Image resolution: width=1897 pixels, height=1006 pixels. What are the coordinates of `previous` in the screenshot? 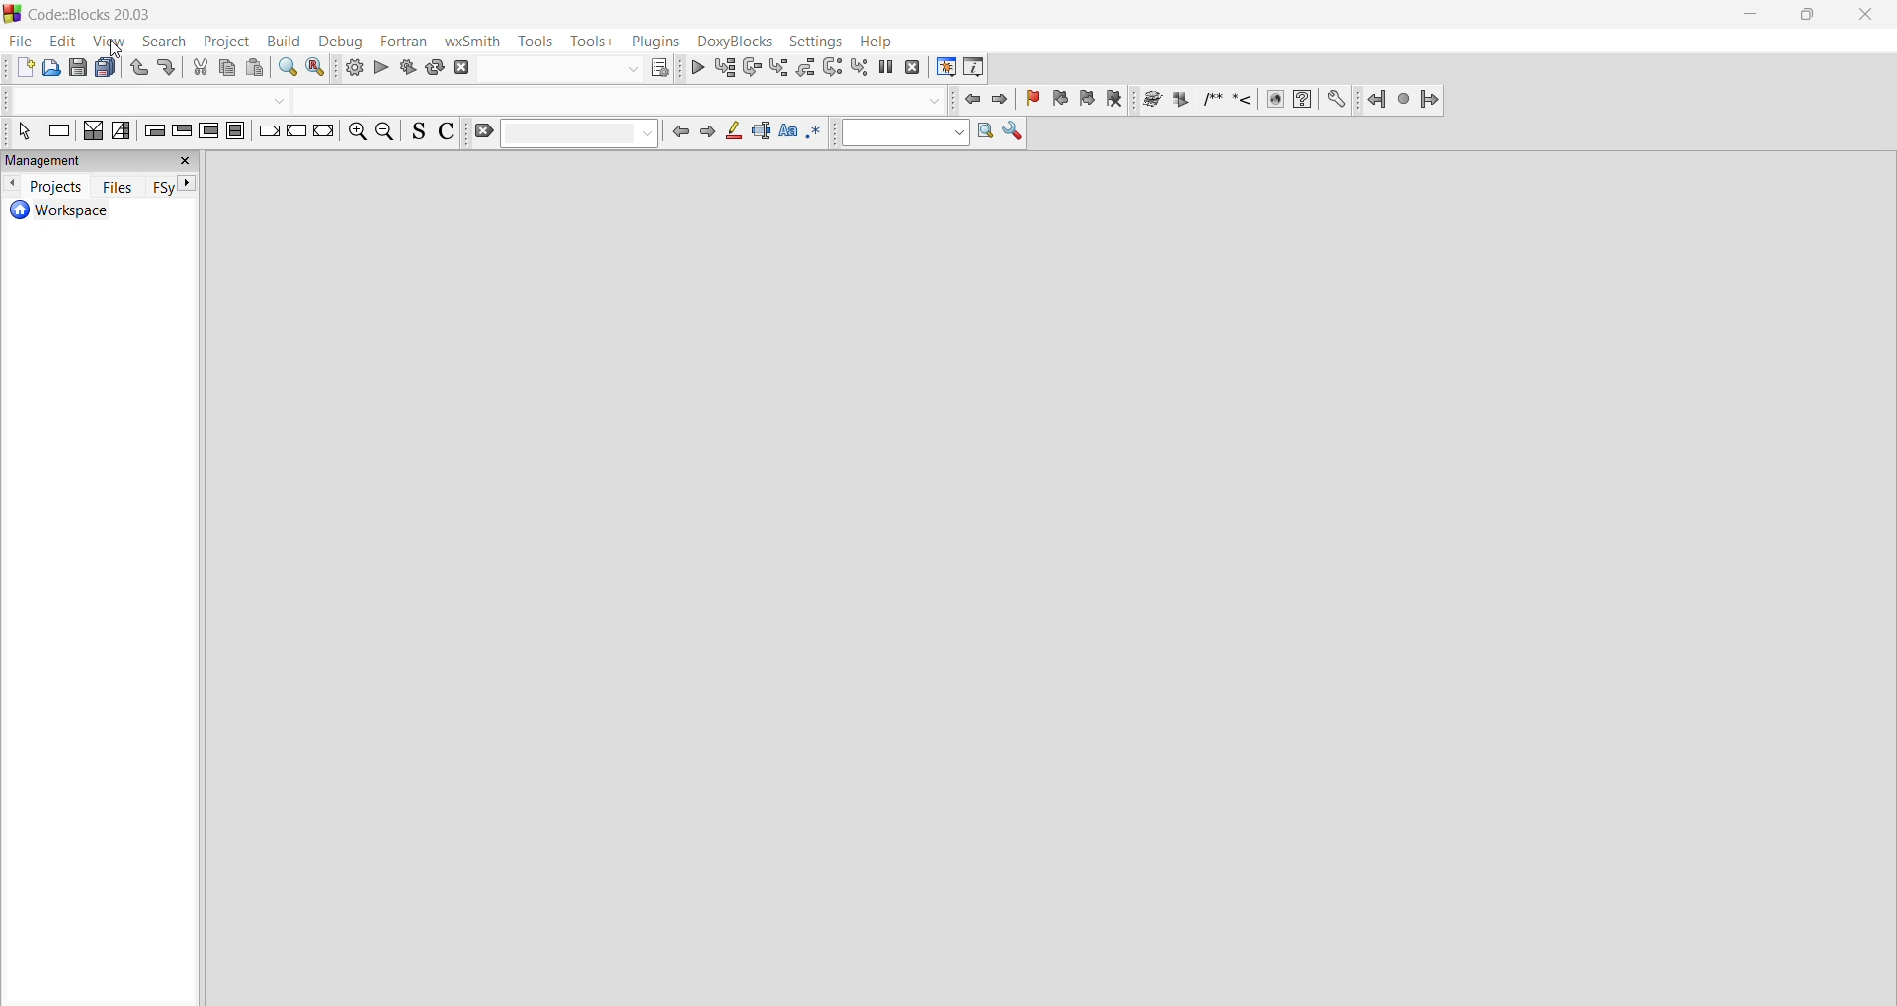 It's located at (677, 135).